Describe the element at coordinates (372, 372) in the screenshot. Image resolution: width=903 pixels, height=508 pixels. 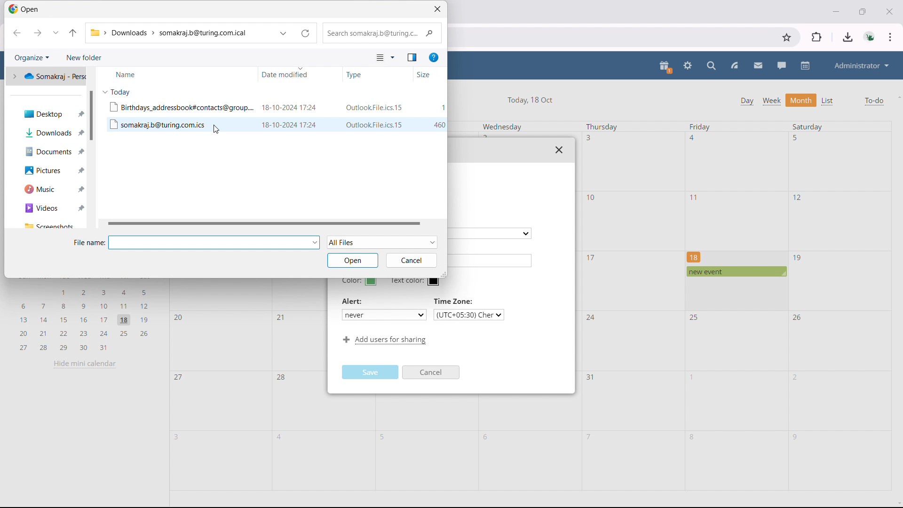
I see `Save` at that location.